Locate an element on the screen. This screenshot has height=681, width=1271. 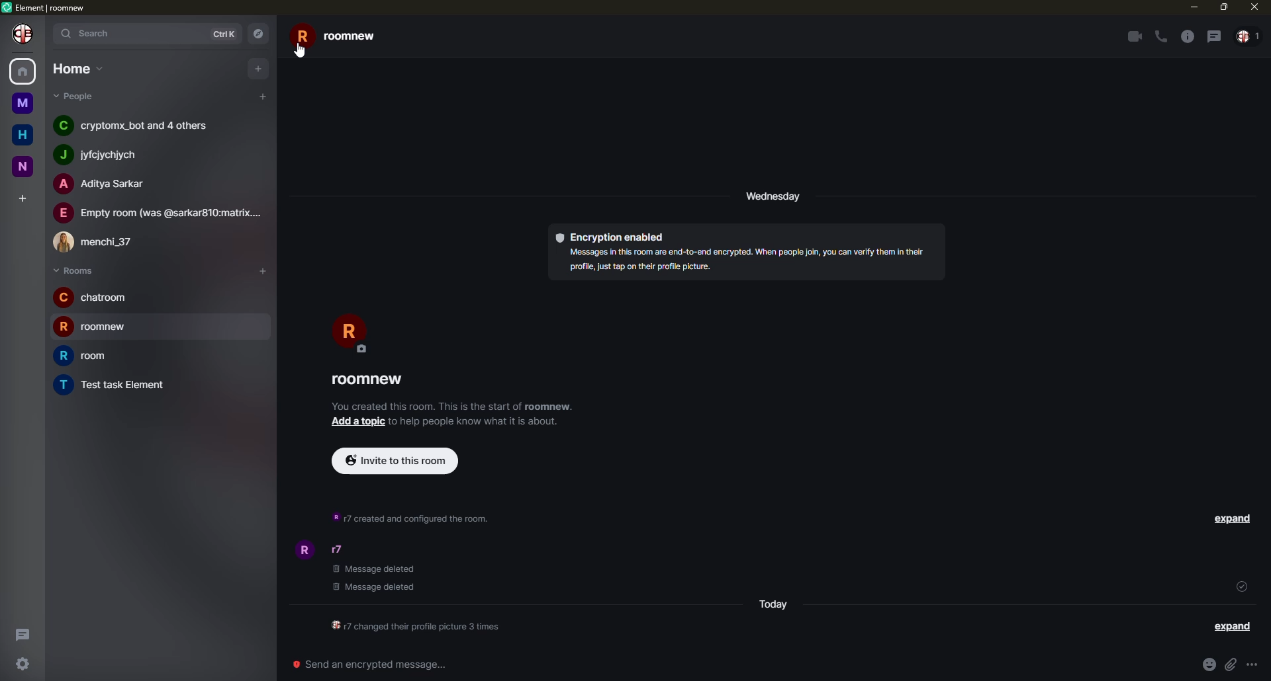
max is located at coordinates (1222, 7).